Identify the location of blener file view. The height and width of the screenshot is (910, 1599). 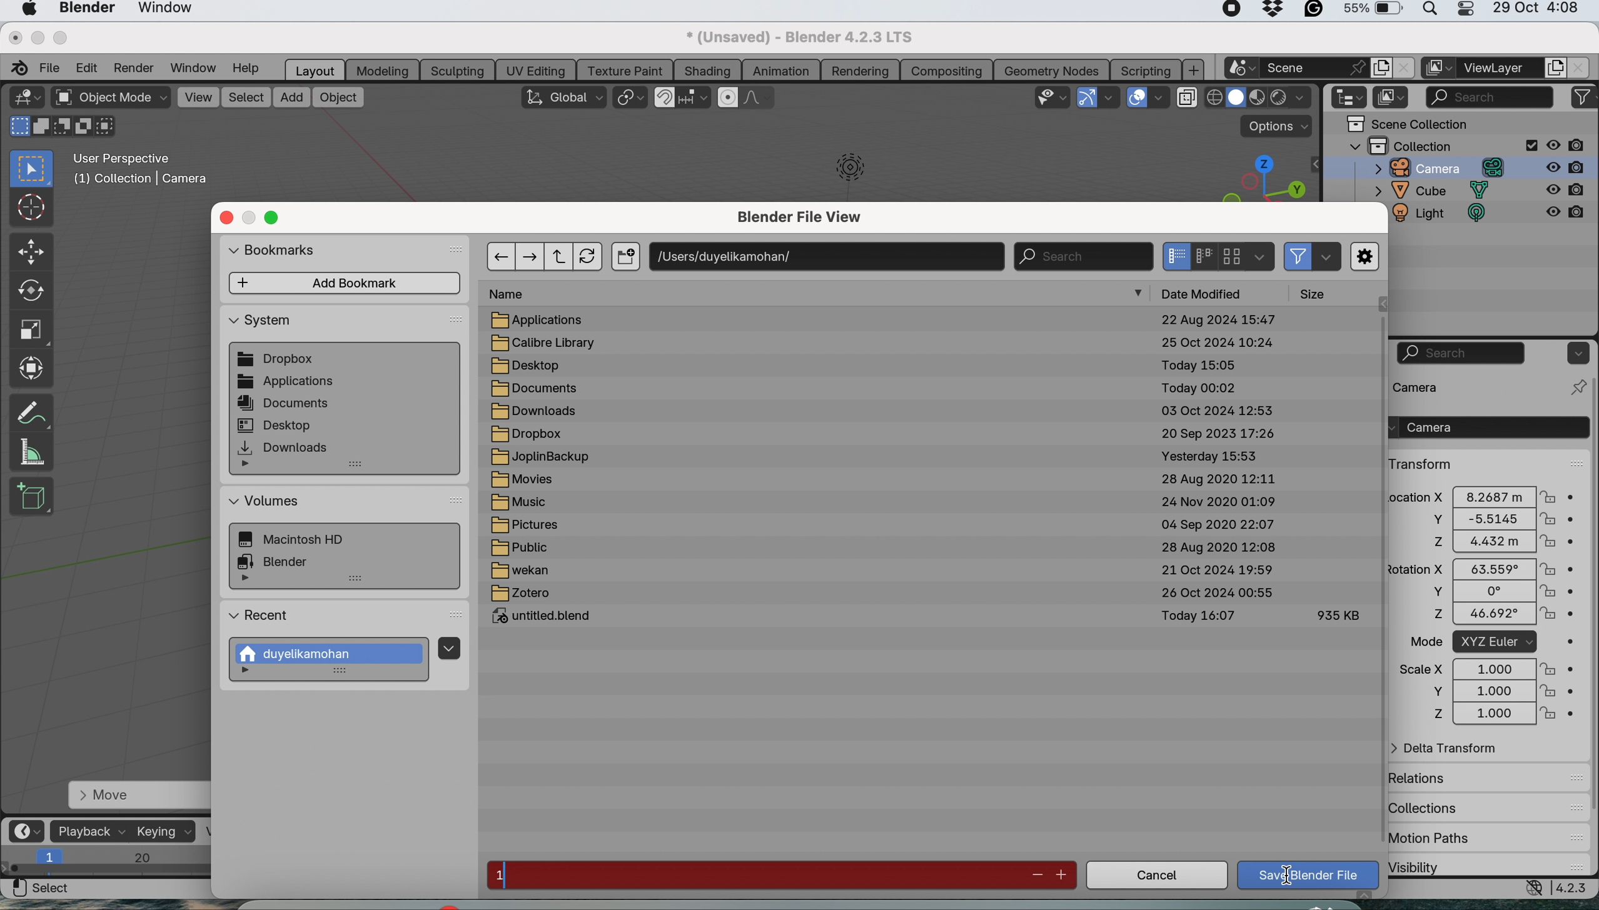
(806, 220).